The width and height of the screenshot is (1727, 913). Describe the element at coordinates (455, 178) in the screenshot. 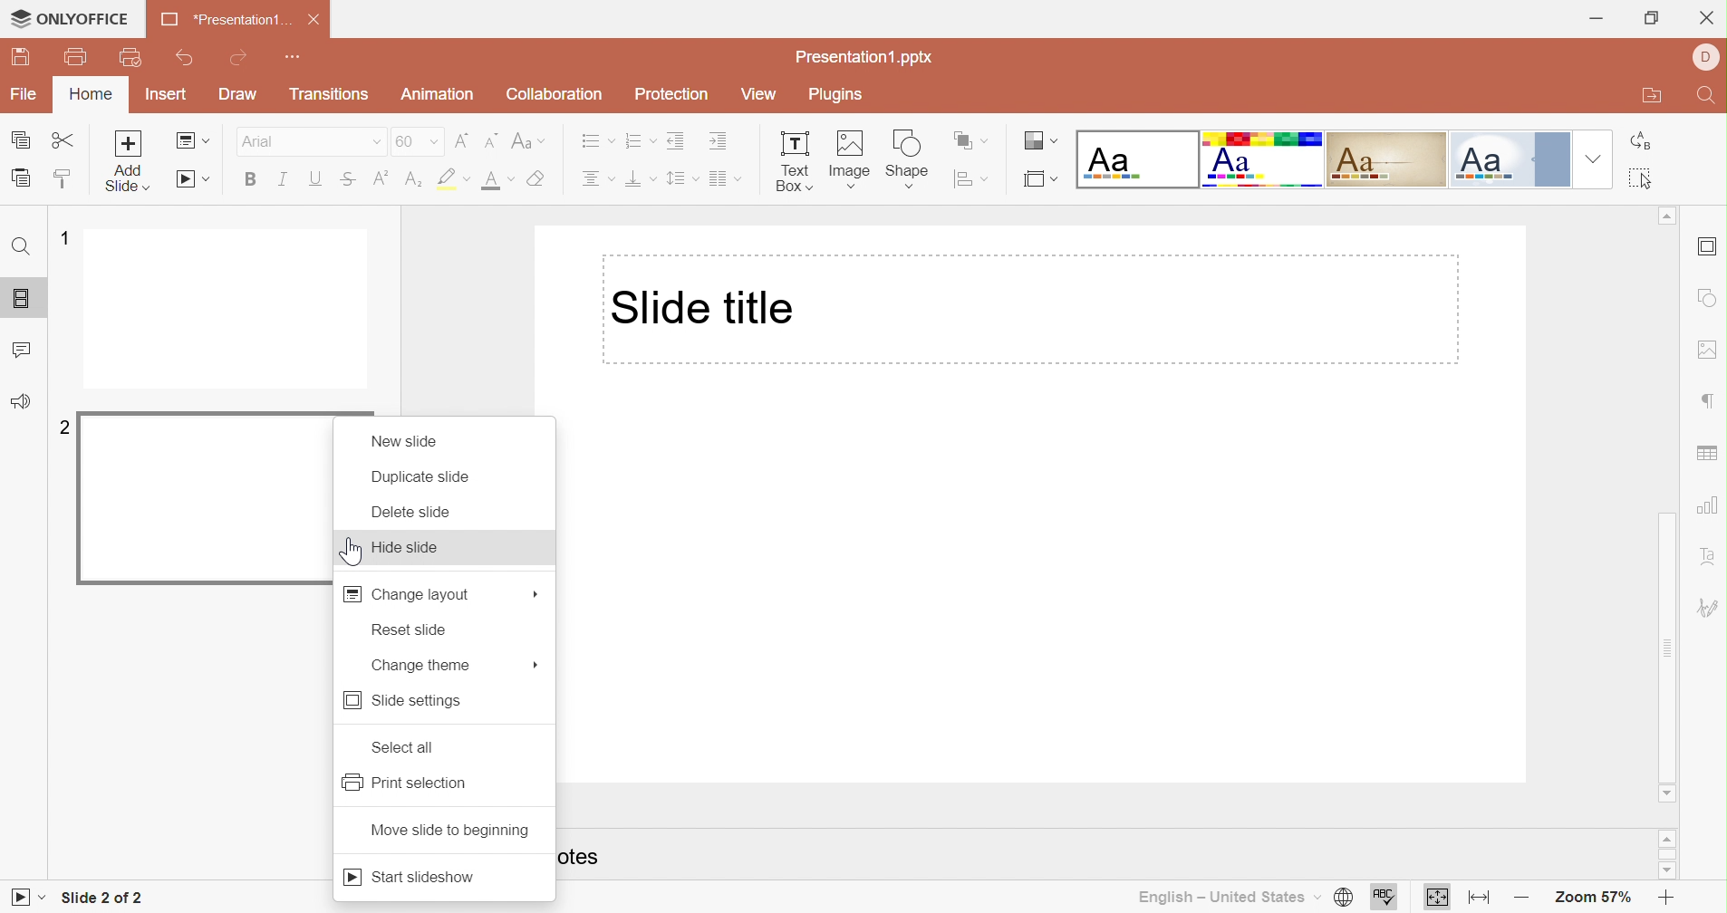

I see `Highlight color` at that location.